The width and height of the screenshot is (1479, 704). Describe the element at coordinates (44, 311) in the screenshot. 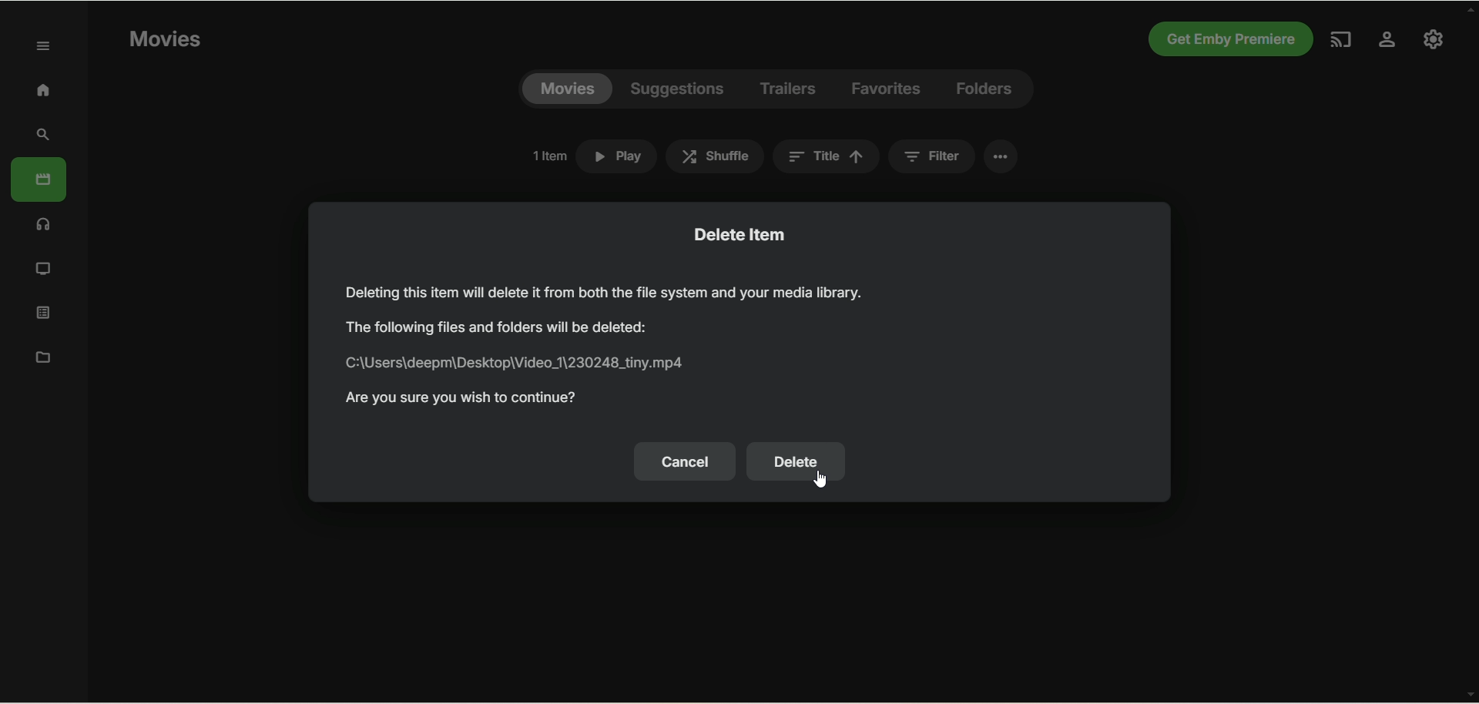

I see `playlist` at that location.